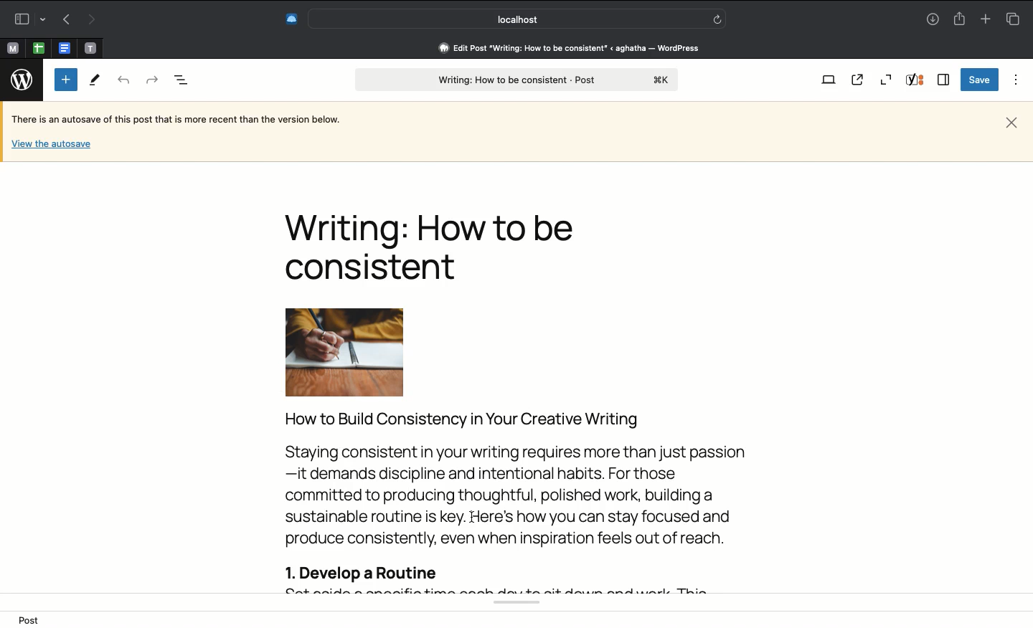  What do you see at coordinates (860, 80) in the screenshot?
I see `View post` at bounding box center [860, 80].